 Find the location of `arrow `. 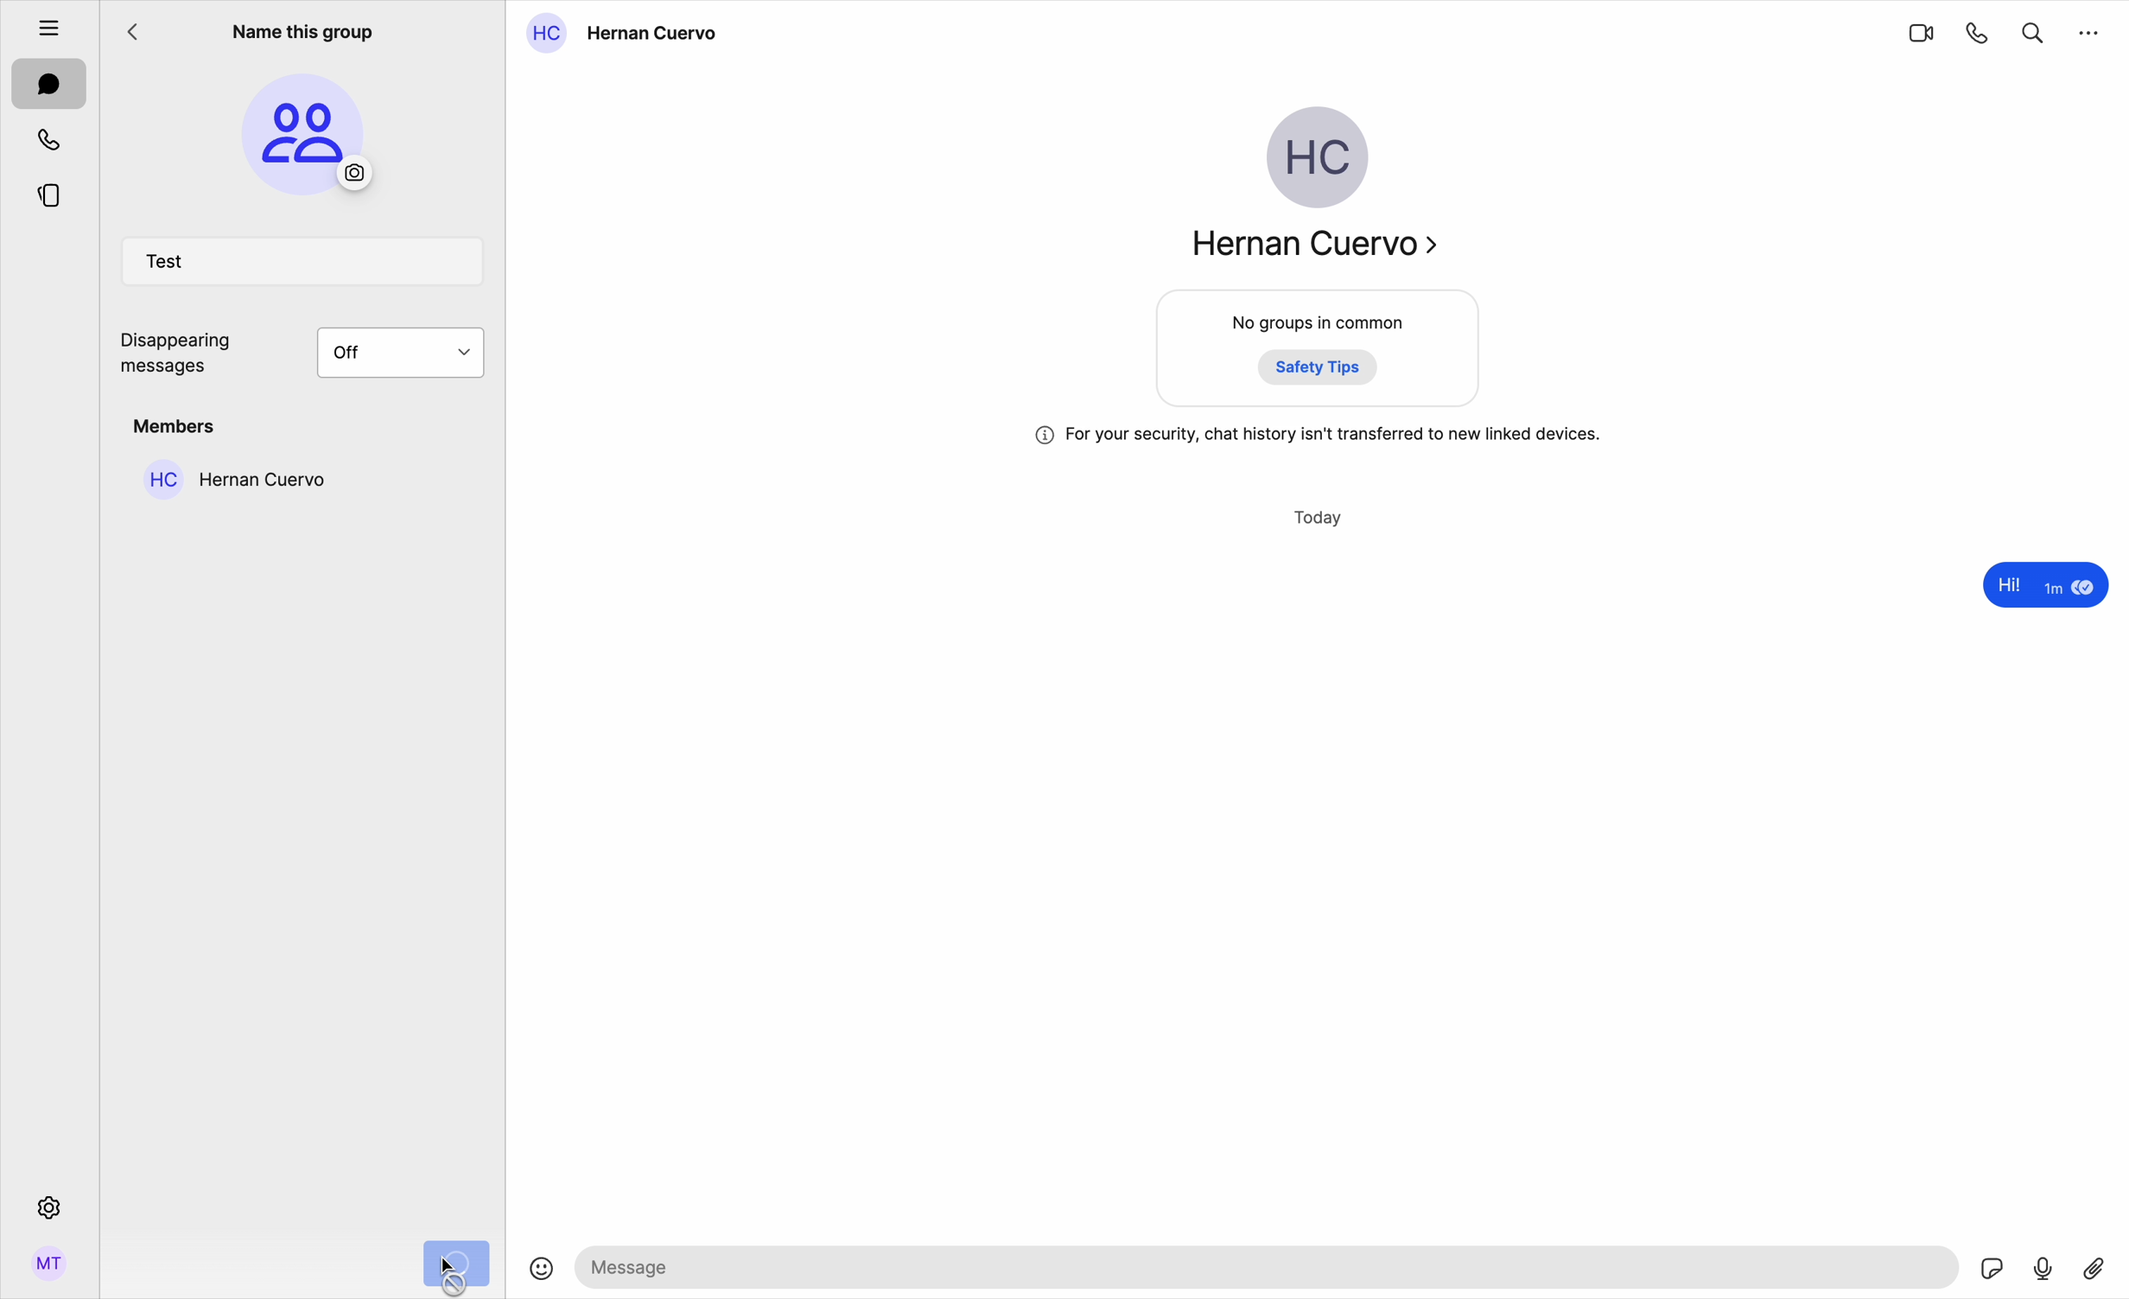

arrow  is located at coordinates (140, 36).